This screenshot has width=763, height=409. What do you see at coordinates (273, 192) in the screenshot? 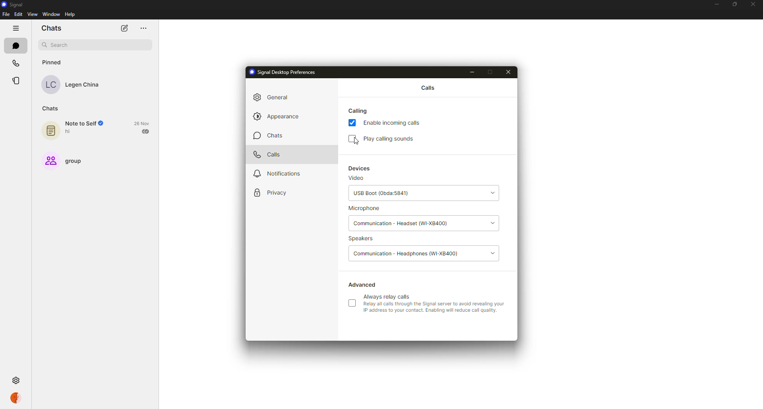
I see `privacy` at bounding box center [273, 192].